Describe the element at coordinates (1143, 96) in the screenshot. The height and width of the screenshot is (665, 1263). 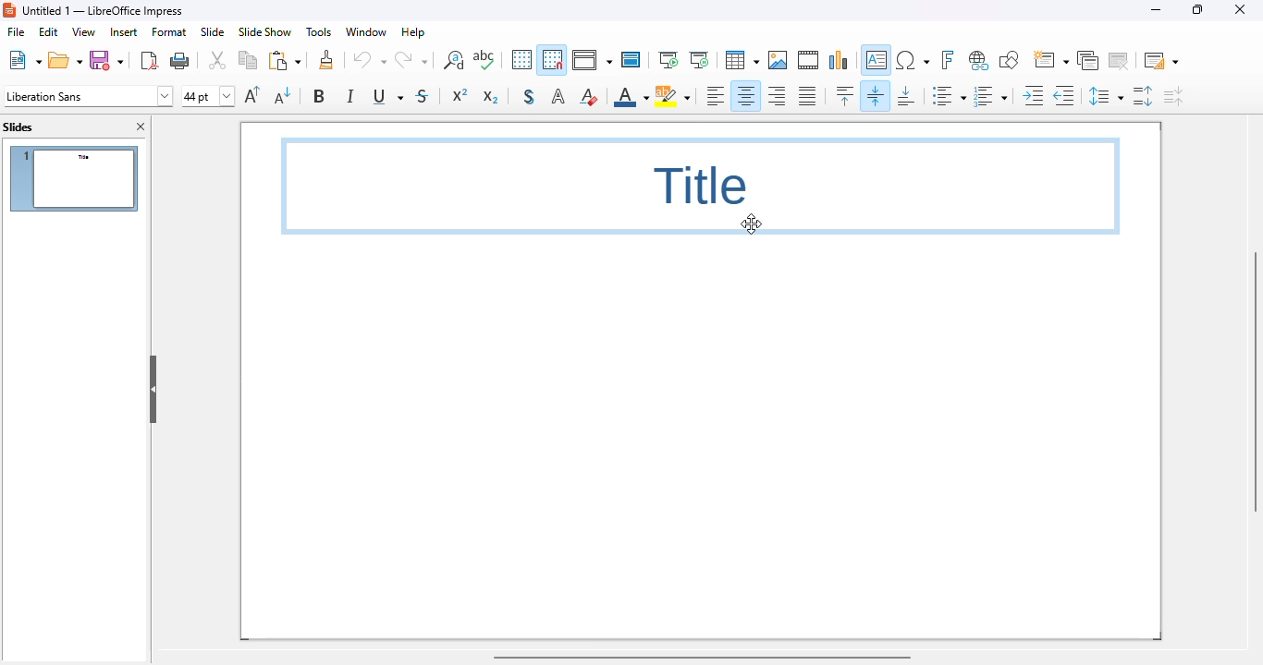
I see `increase paragraph spacing` at that location.